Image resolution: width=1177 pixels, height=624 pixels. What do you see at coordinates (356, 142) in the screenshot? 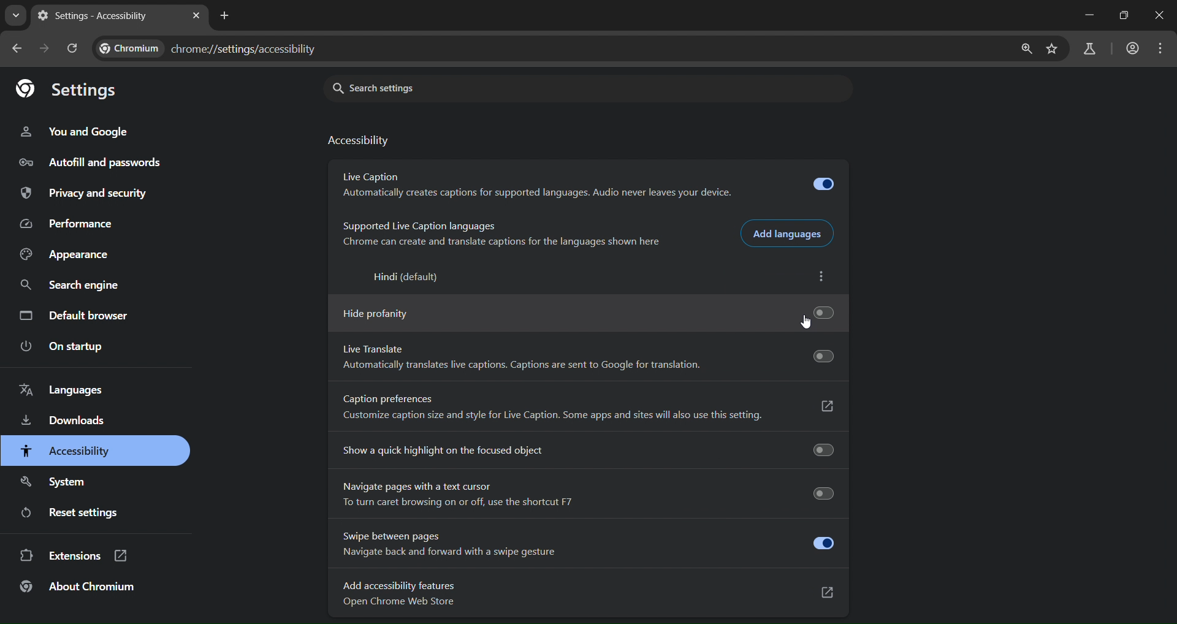
I see `accessibility` at bounding box center [356, 142].